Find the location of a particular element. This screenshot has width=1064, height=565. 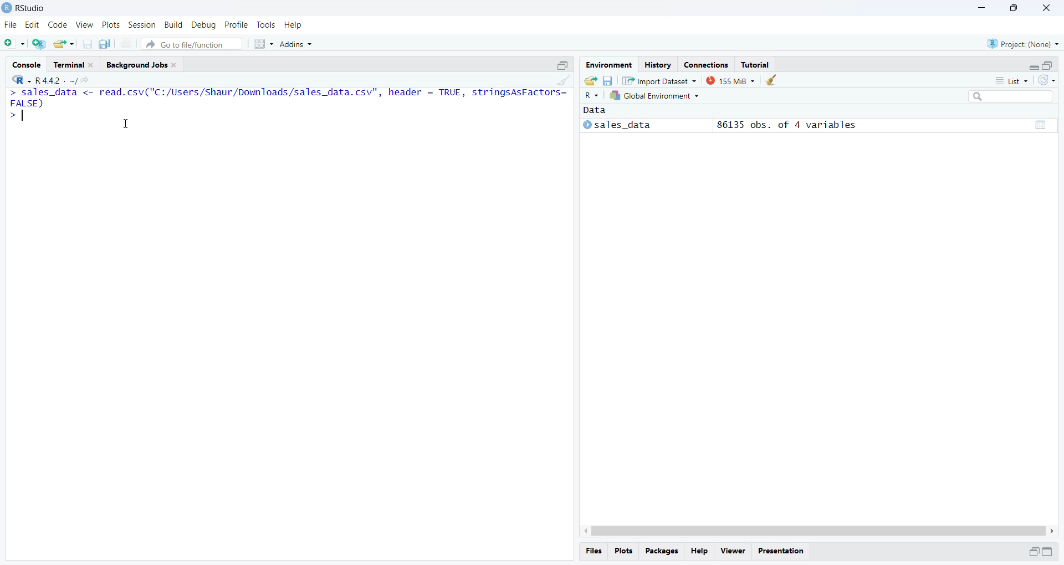

History is located at coordinates (656, 65).